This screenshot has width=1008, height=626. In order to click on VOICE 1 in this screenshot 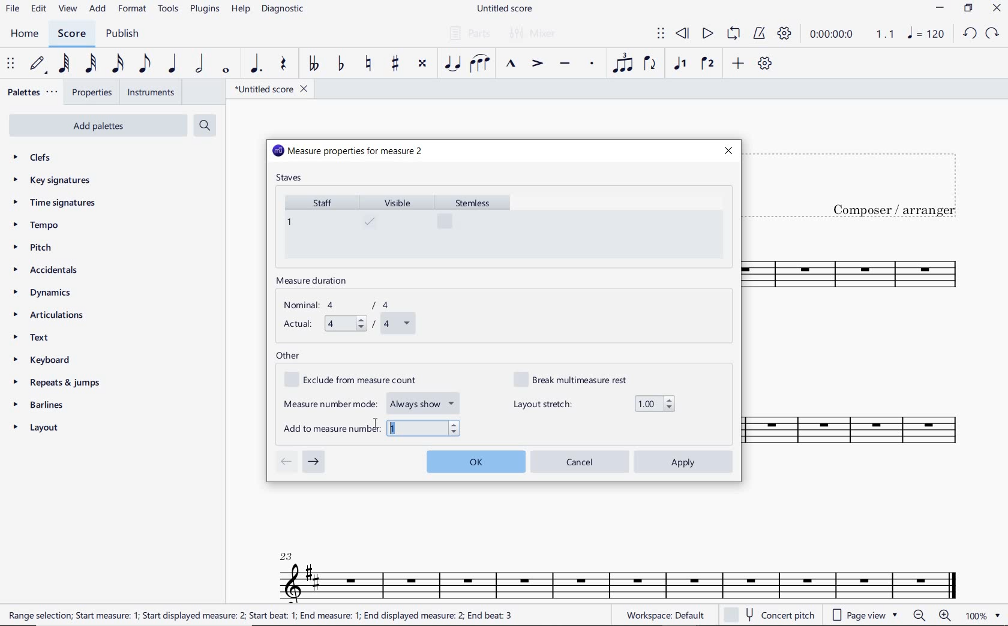, I will do `click(679, 64)`.